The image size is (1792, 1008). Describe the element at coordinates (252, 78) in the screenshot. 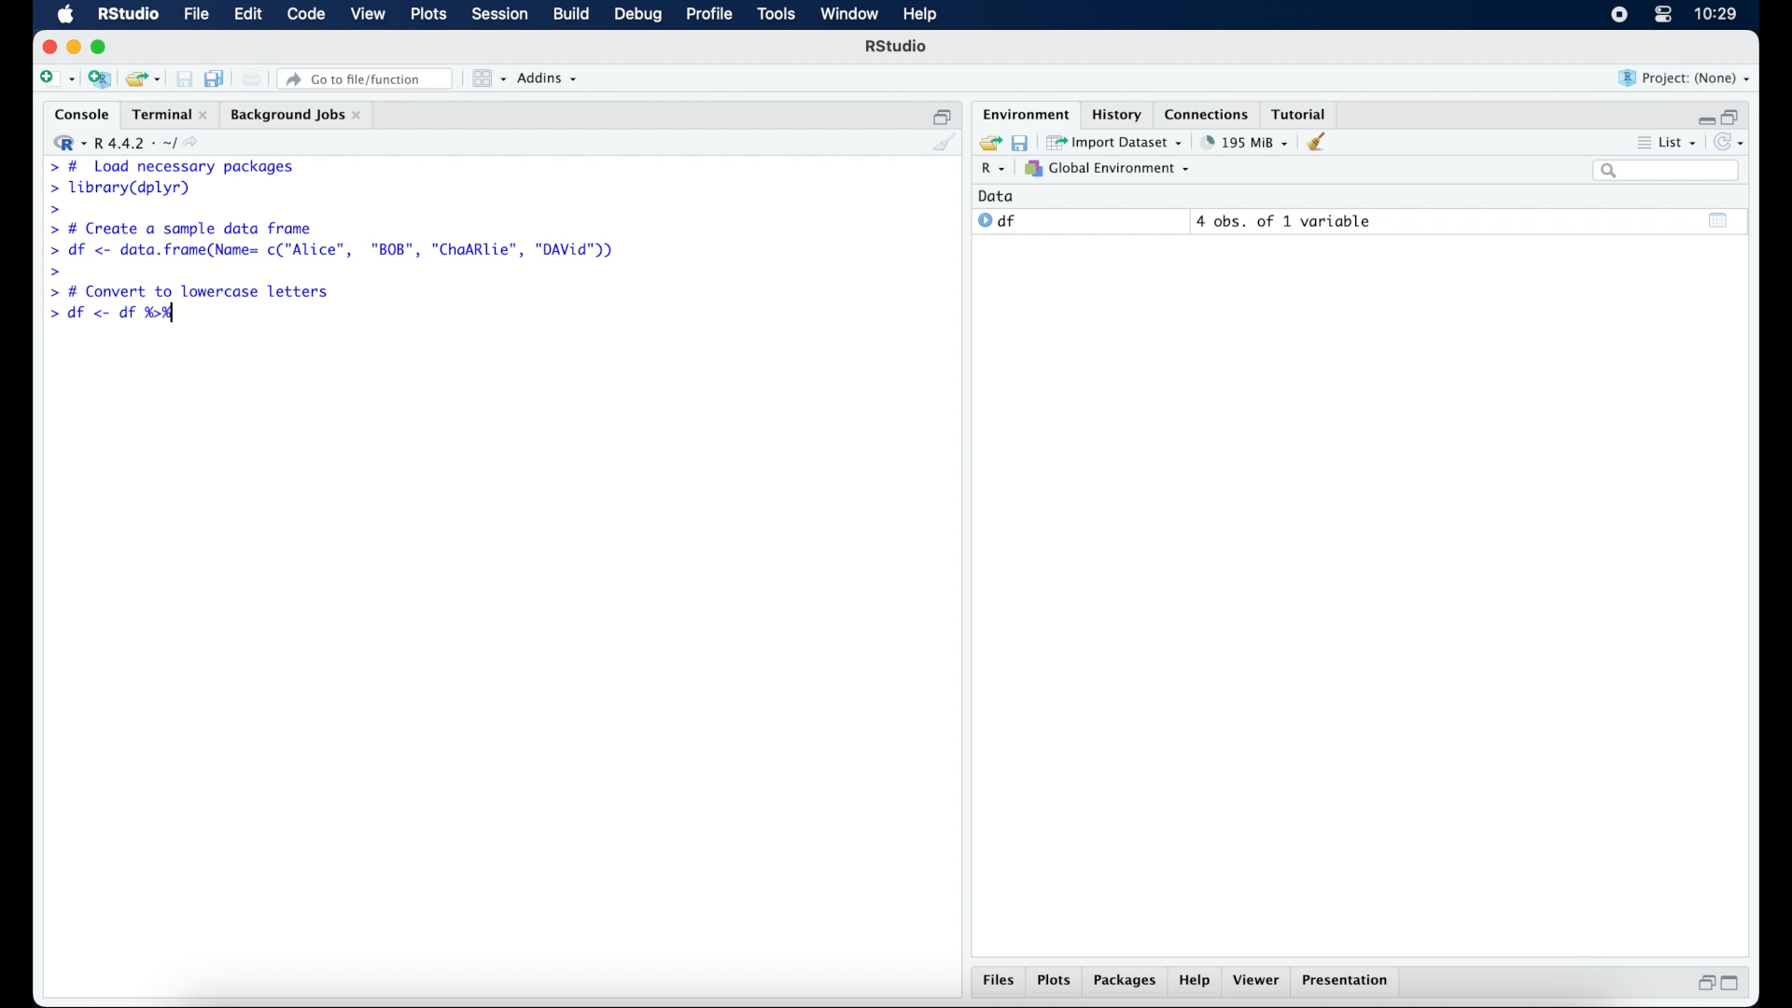

I see `print` at that location.